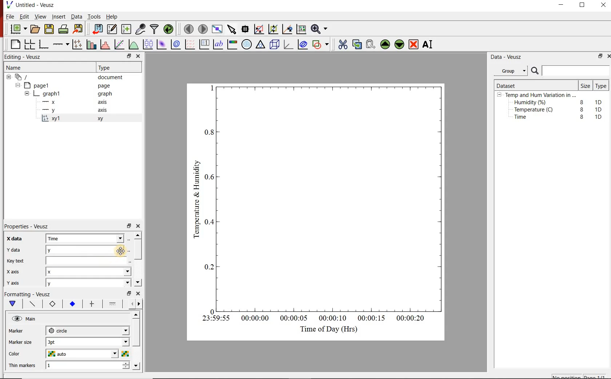  I want to click on 3pt, so click(60, 341).